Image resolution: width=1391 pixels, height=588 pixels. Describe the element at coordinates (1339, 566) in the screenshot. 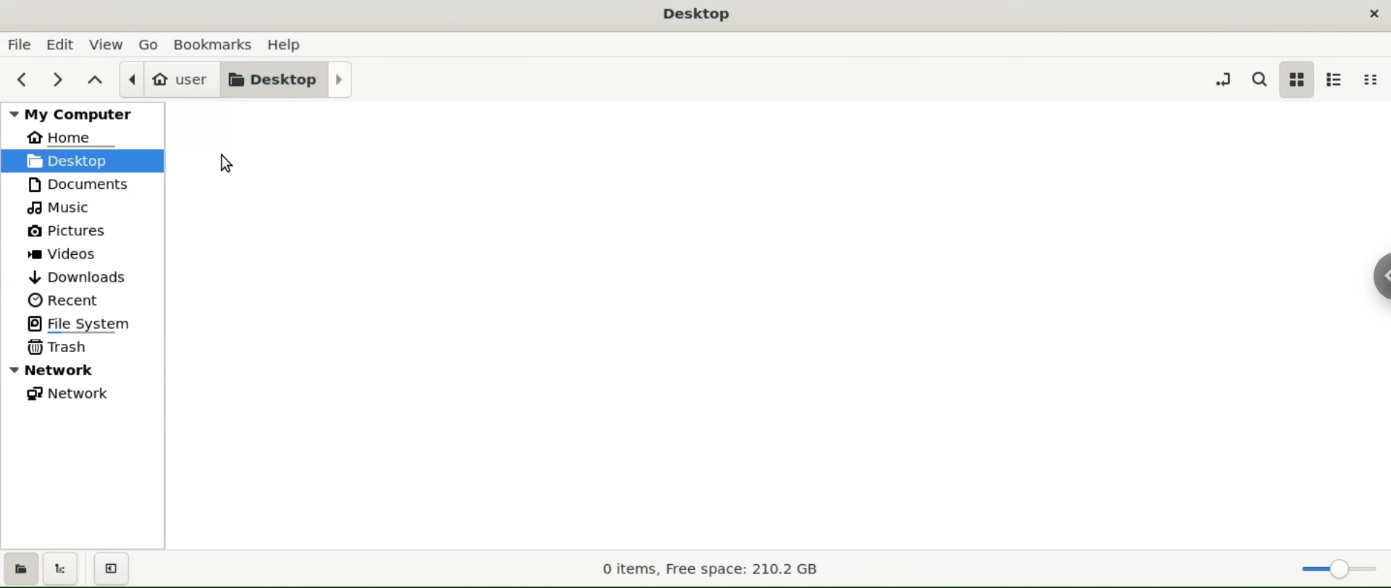

I see `zoom` at that location.